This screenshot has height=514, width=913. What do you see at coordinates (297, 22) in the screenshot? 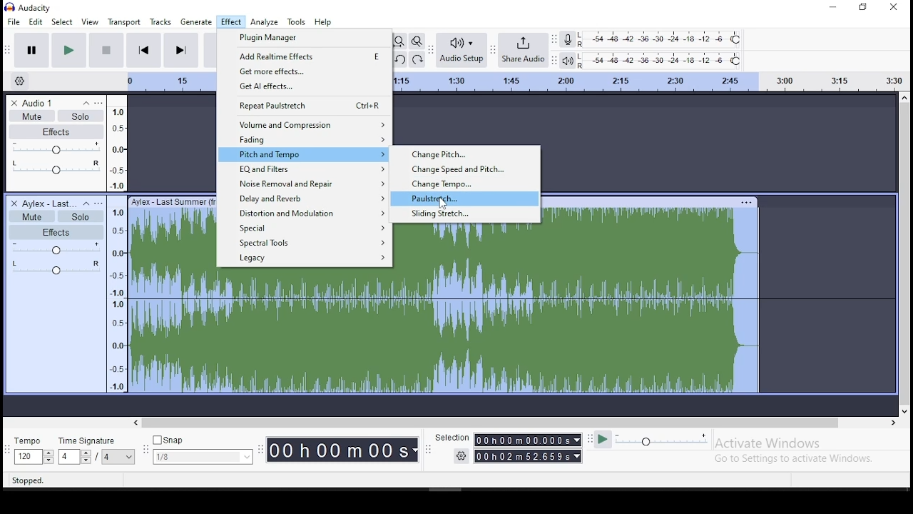
I see `tools` at bounding box center [297, 22].